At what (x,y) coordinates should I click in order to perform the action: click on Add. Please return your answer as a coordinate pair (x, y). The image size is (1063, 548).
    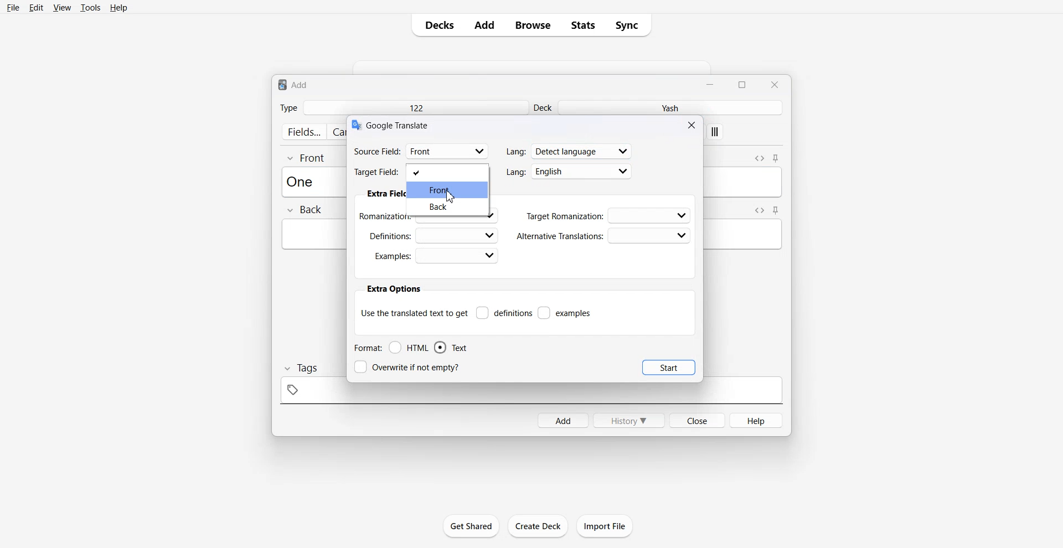
    Looking at the image, I should click on (484, 25).